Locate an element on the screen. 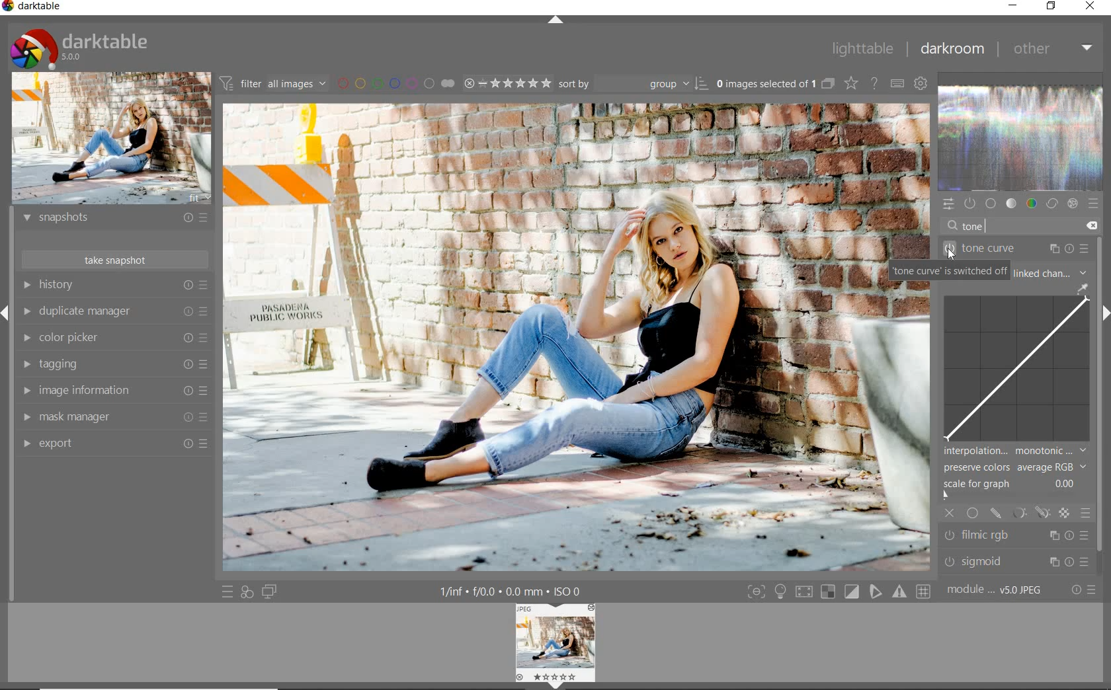 The height and width of the screenshot is (690, 1111). filter by image color is located at coordinates (399, 84).